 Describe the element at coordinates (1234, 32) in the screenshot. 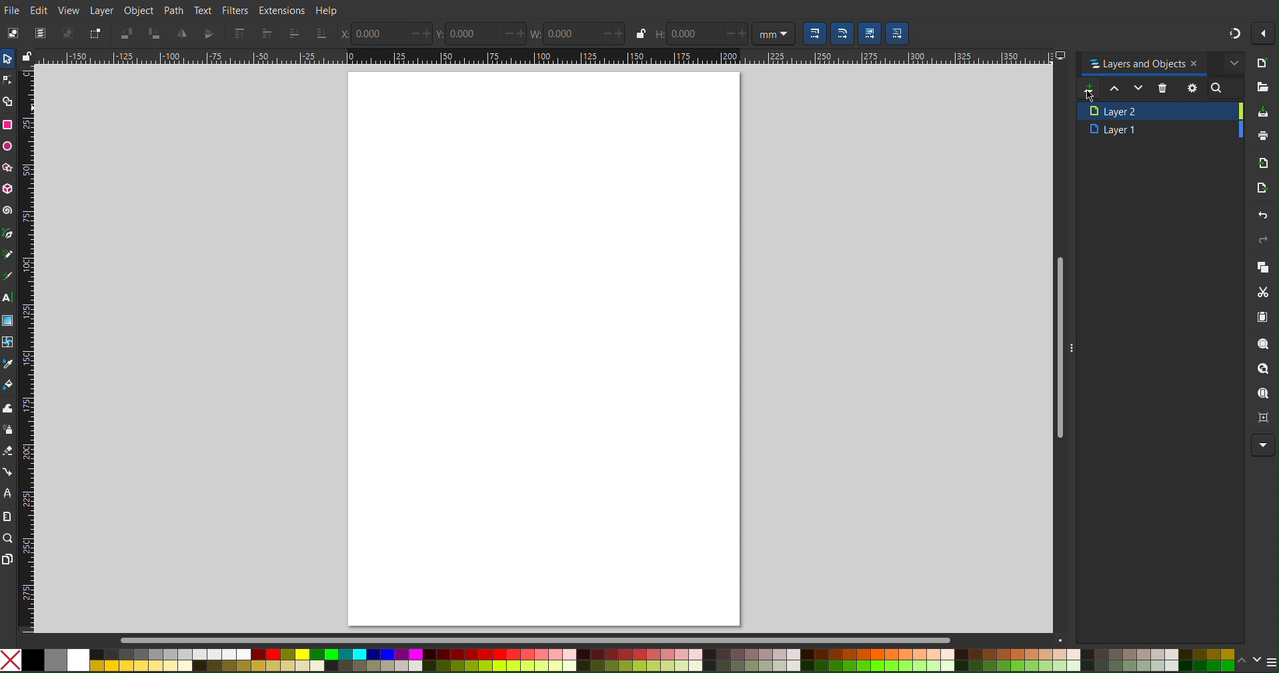

I see `Snapping` at that location.